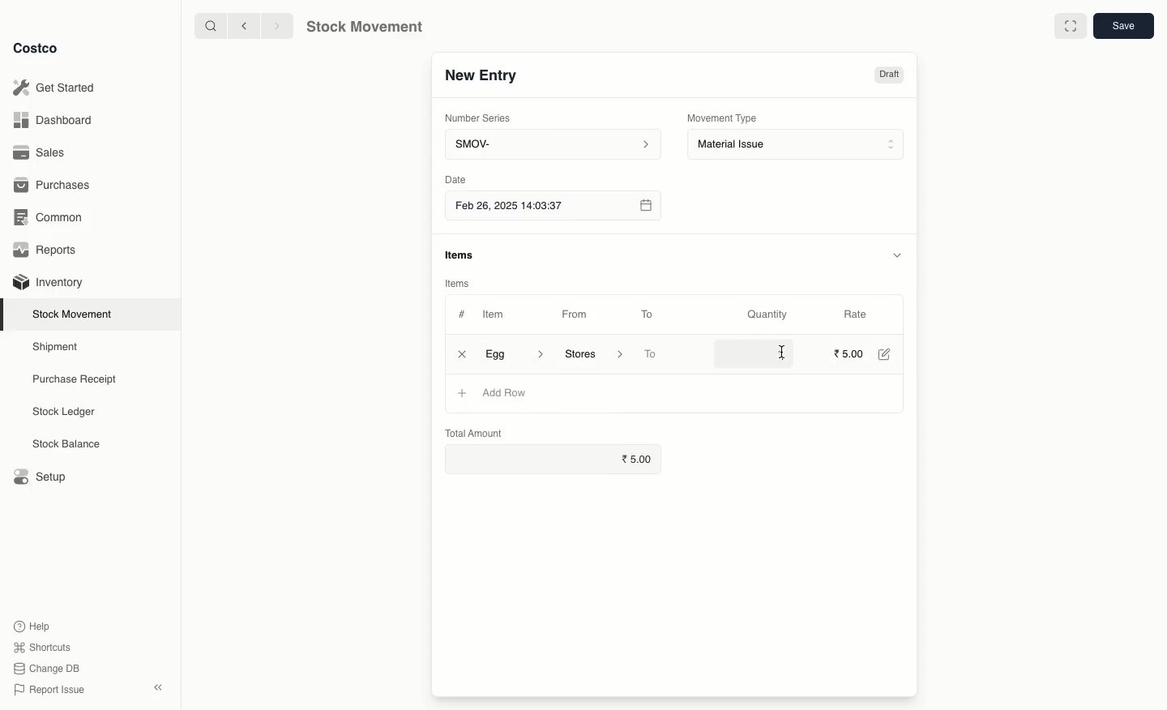 Image resolution: width=1167 pixels, height=710 pixels. Describe the element at coordinates (38, 475) in the screenshot. I see `Setup` at that location.